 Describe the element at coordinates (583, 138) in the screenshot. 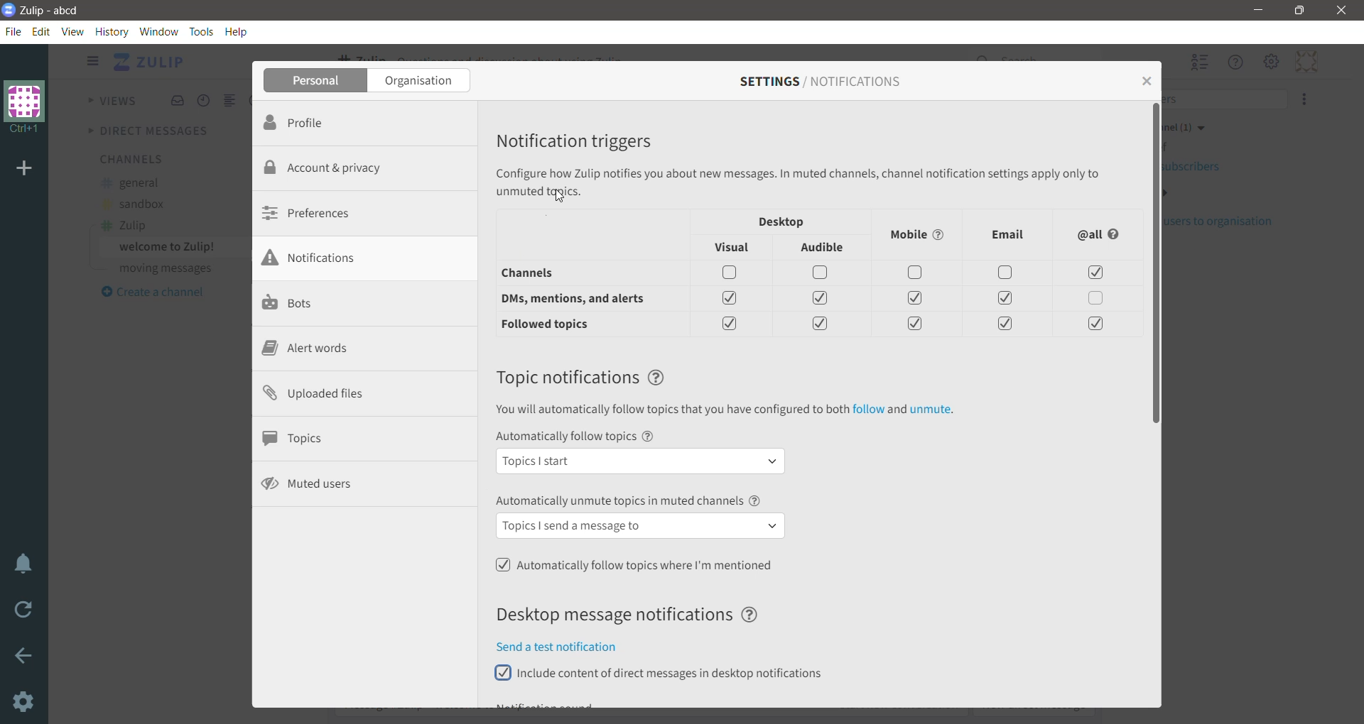

I see `Notification triggers` at that location.